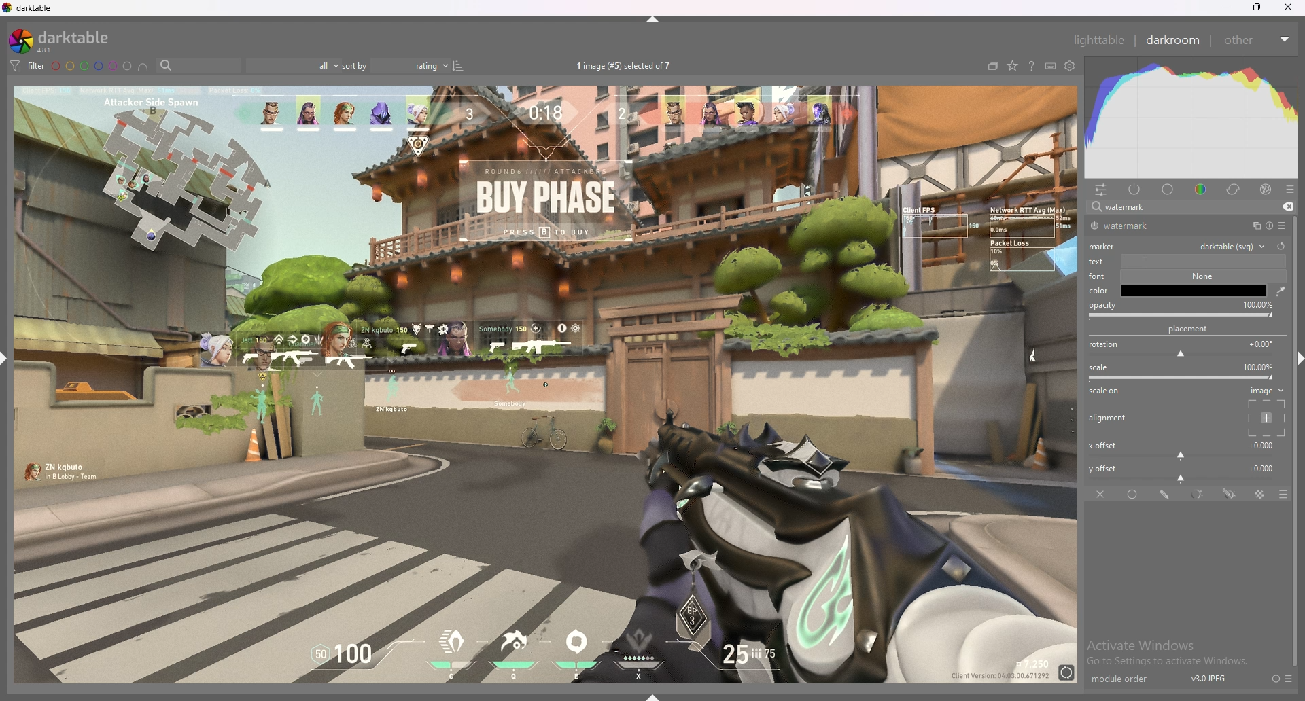 Image resolution: width=1305 pixels, height=701 pixels. I want to click on images selected, so click(626, 65).